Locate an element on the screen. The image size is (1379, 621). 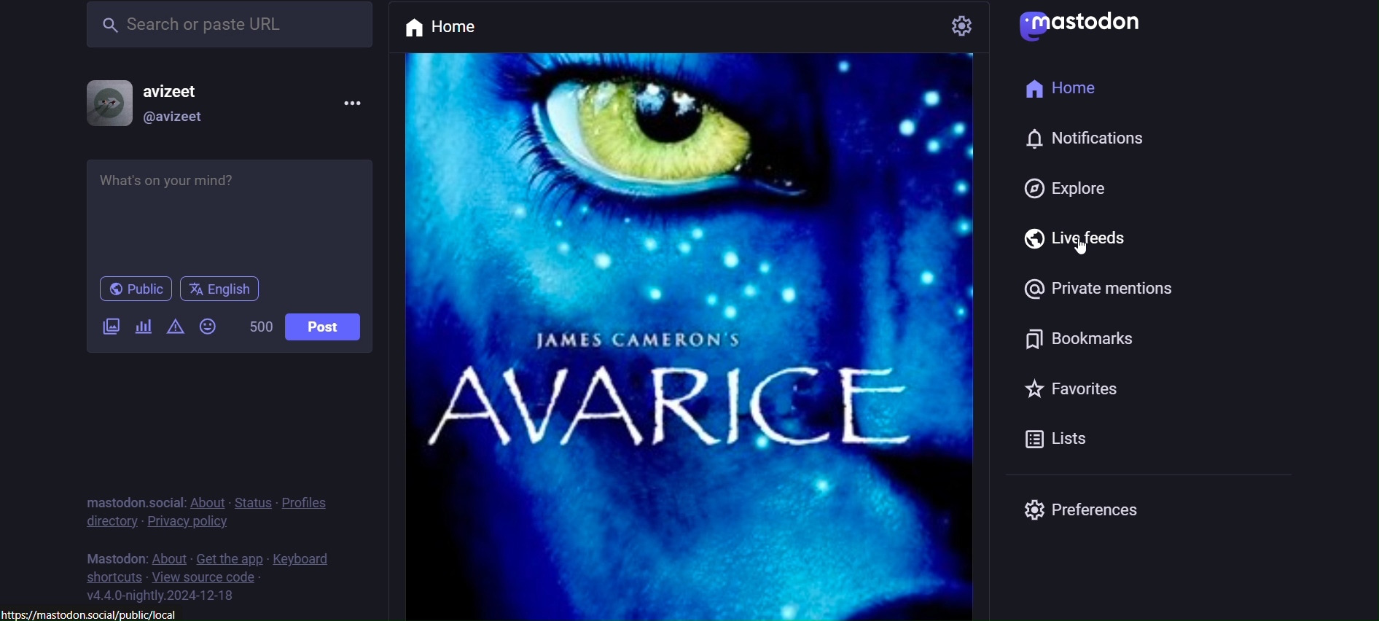
status is located at coordinates (249, 496).